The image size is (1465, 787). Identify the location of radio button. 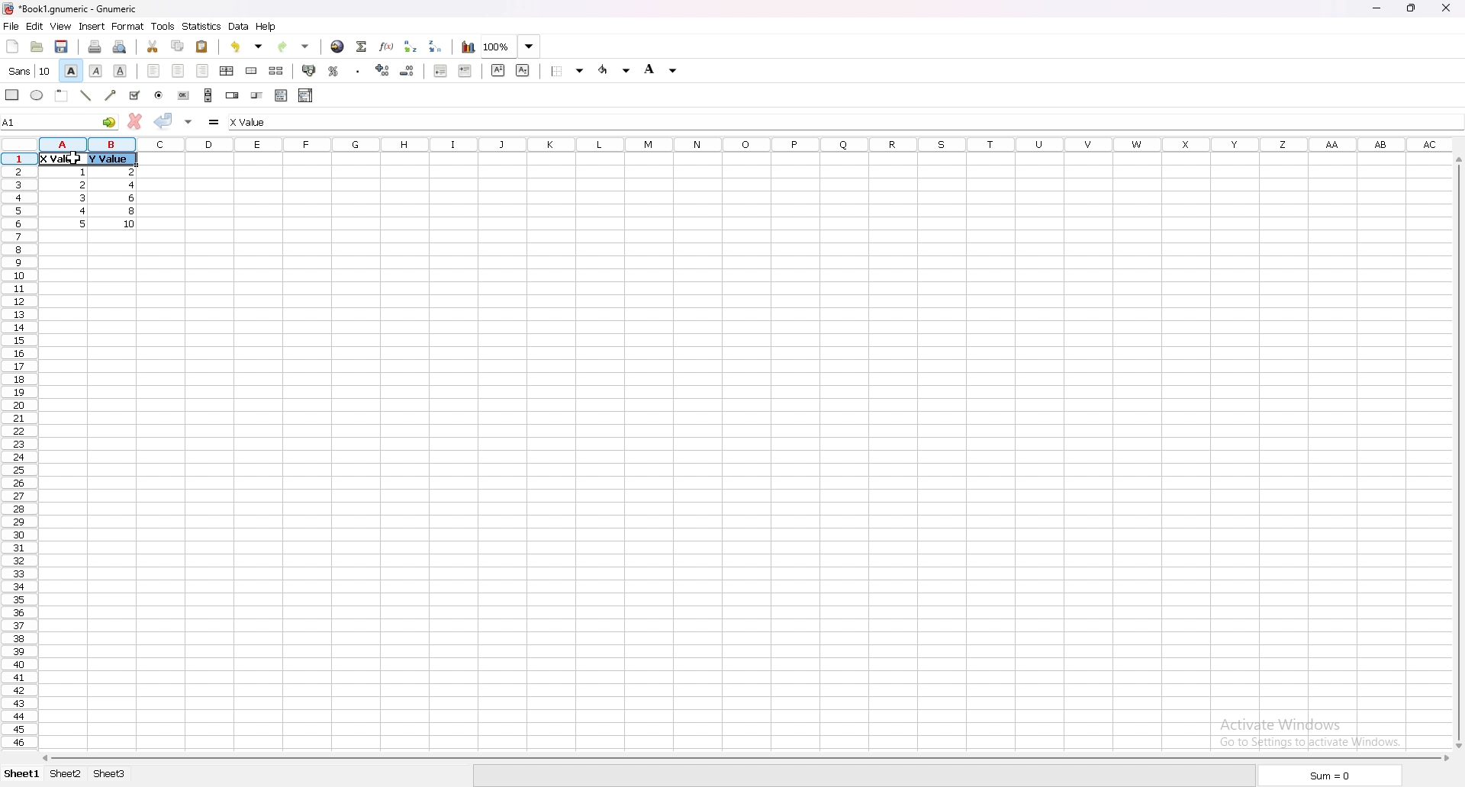
(159, 95).